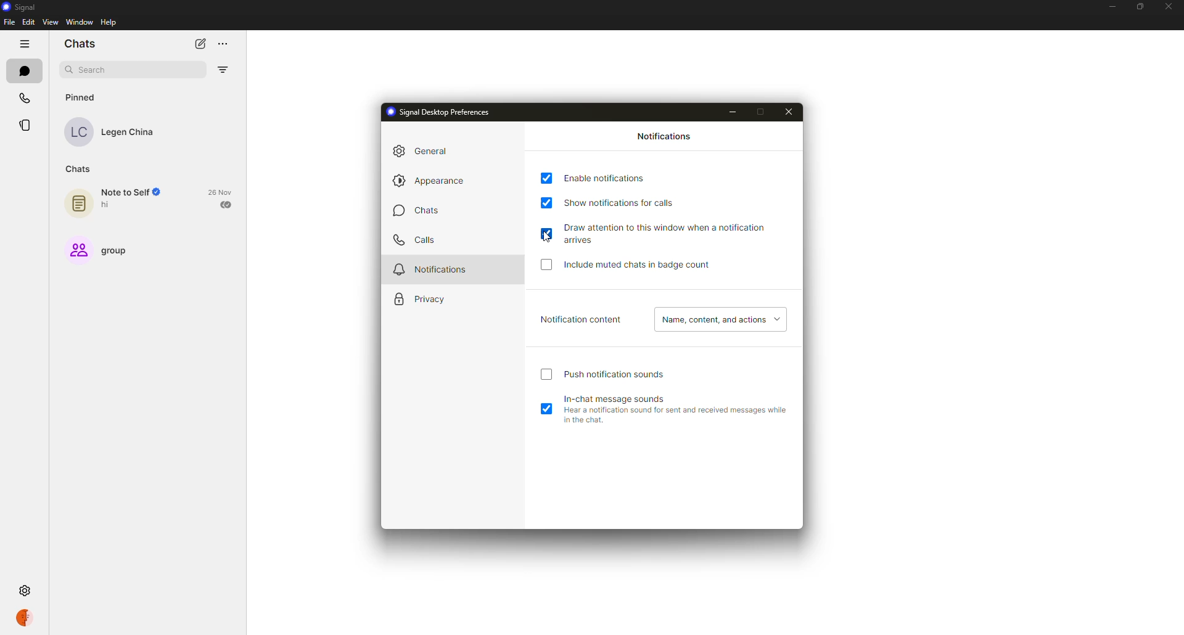 Image resolution: width=1184 pixels, height=635 pixels. What do you see at coordinates (26, 71) in the screenshot?
I see `chats` at bounding box center [26, 71].